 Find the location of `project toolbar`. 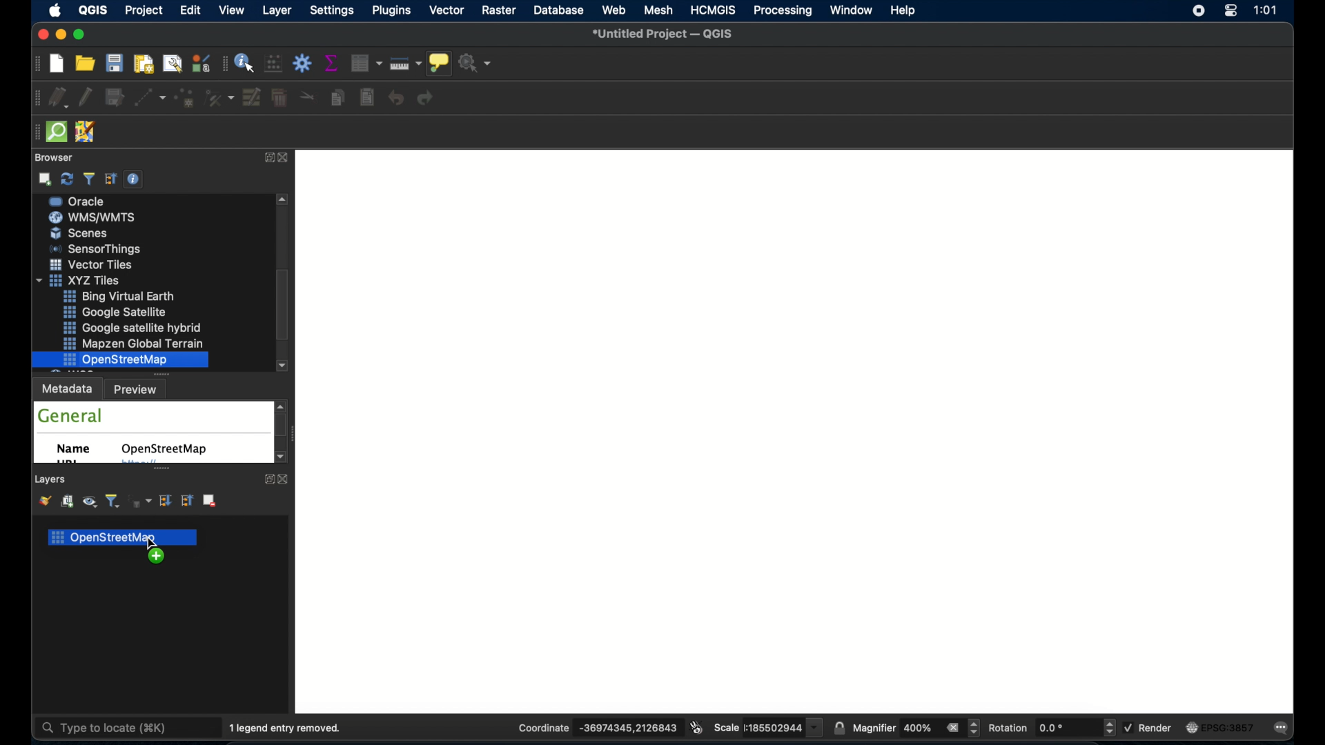

project toolbar is located at coordinates (35, 66).